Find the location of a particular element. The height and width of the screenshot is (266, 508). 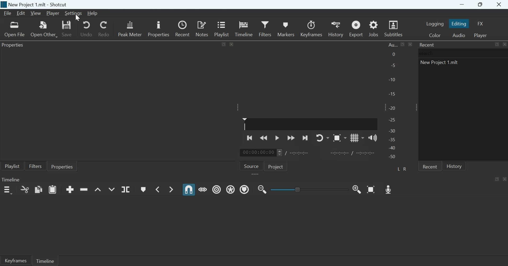

Left is located at coordinates (399, 168).